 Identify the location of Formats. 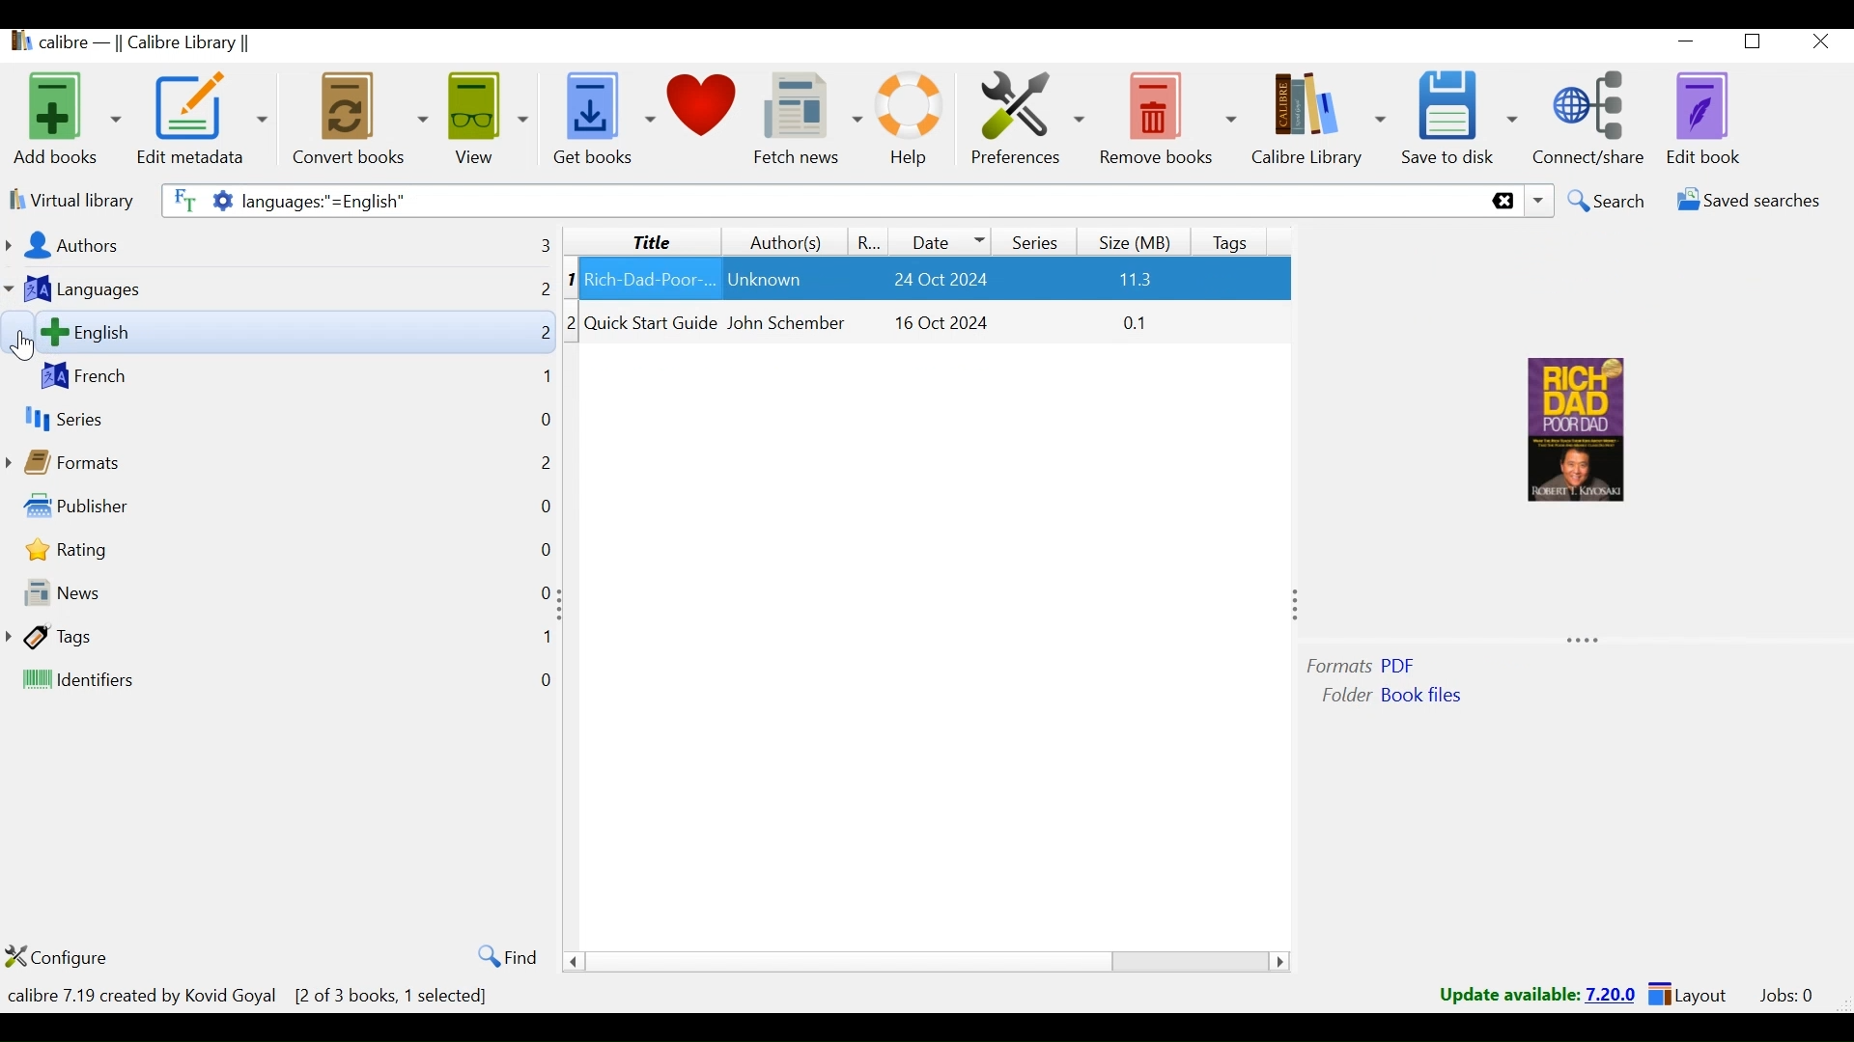
(104, 458).